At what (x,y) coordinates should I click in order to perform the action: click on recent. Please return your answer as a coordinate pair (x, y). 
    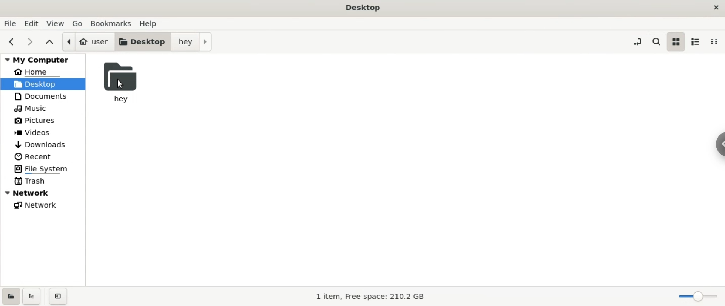
    Looking at the image, I should click on (33, 157).